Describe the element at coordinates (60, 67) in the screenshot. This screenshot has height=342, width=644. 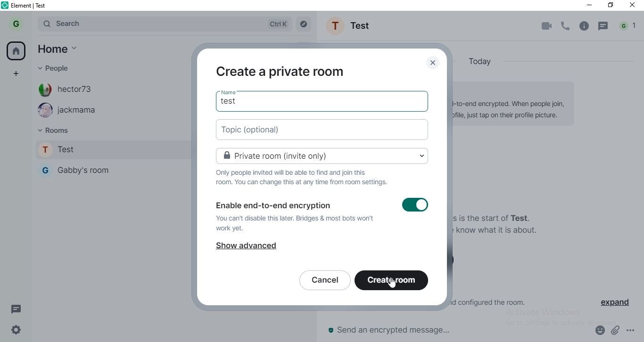
I see `people` at that location.